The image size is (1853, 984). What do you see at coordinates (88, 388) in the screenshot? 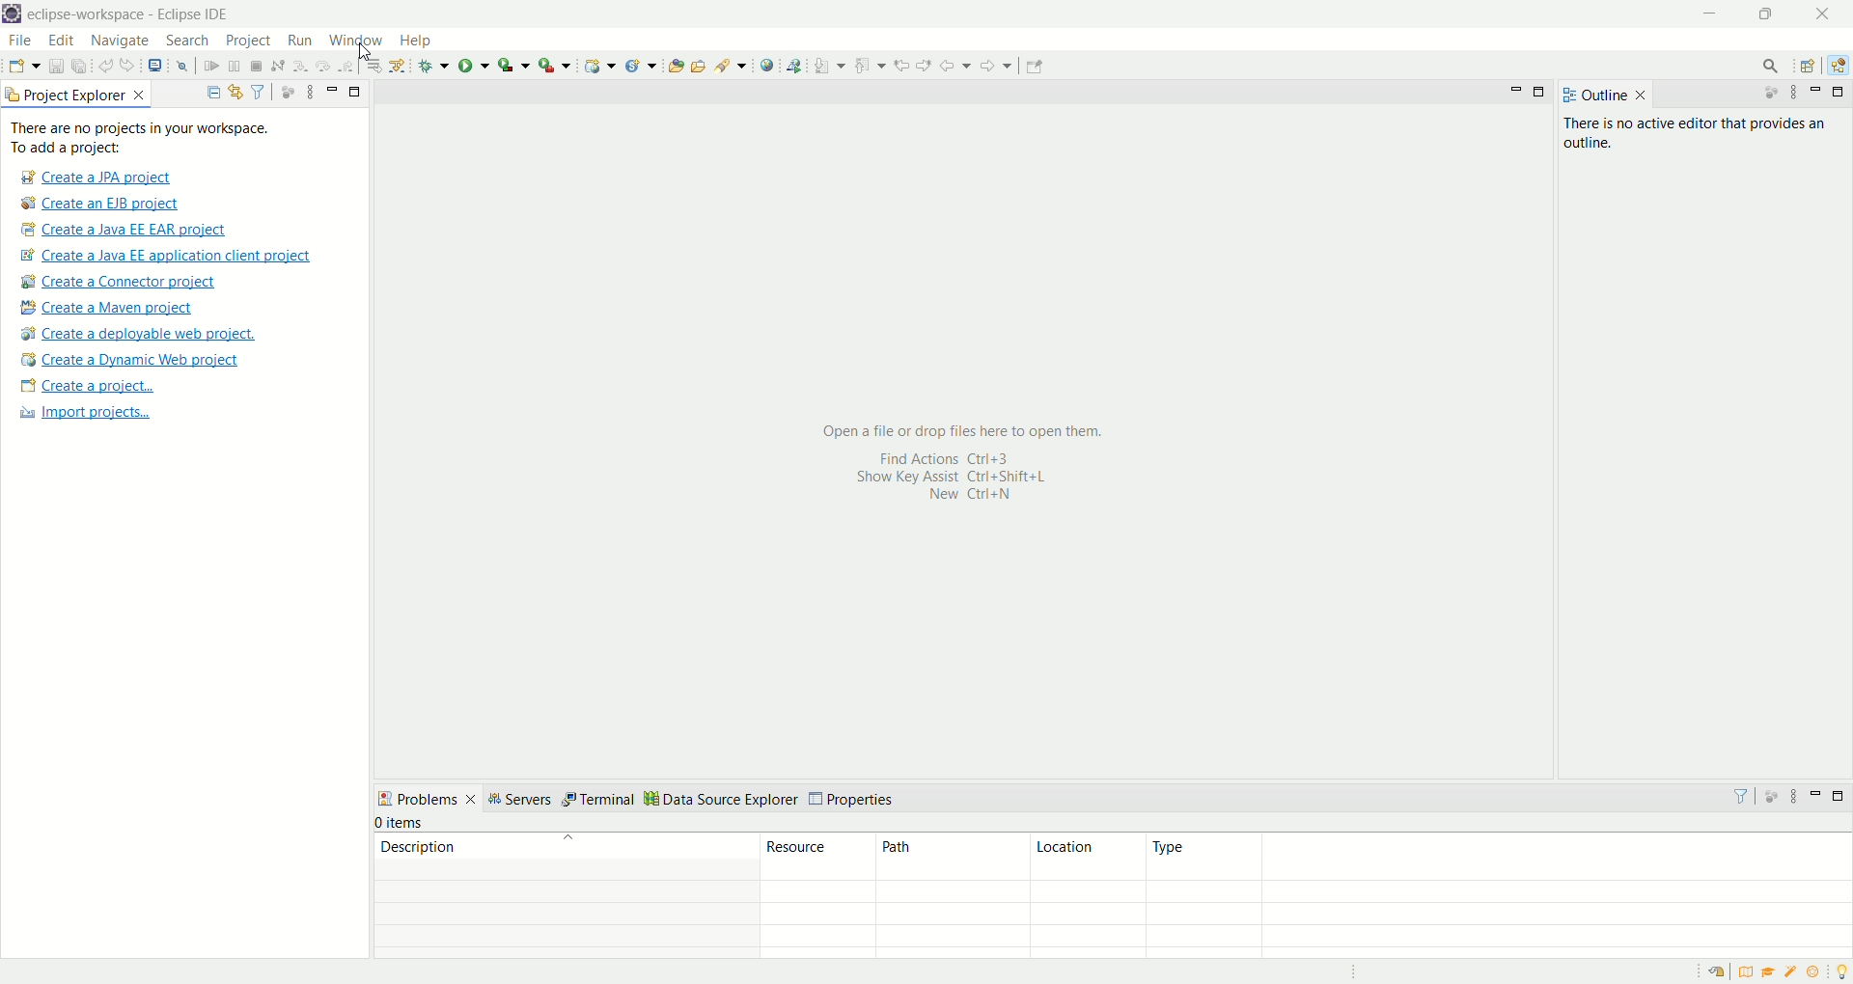
I see `create a project` at bounding box center [88, 388].